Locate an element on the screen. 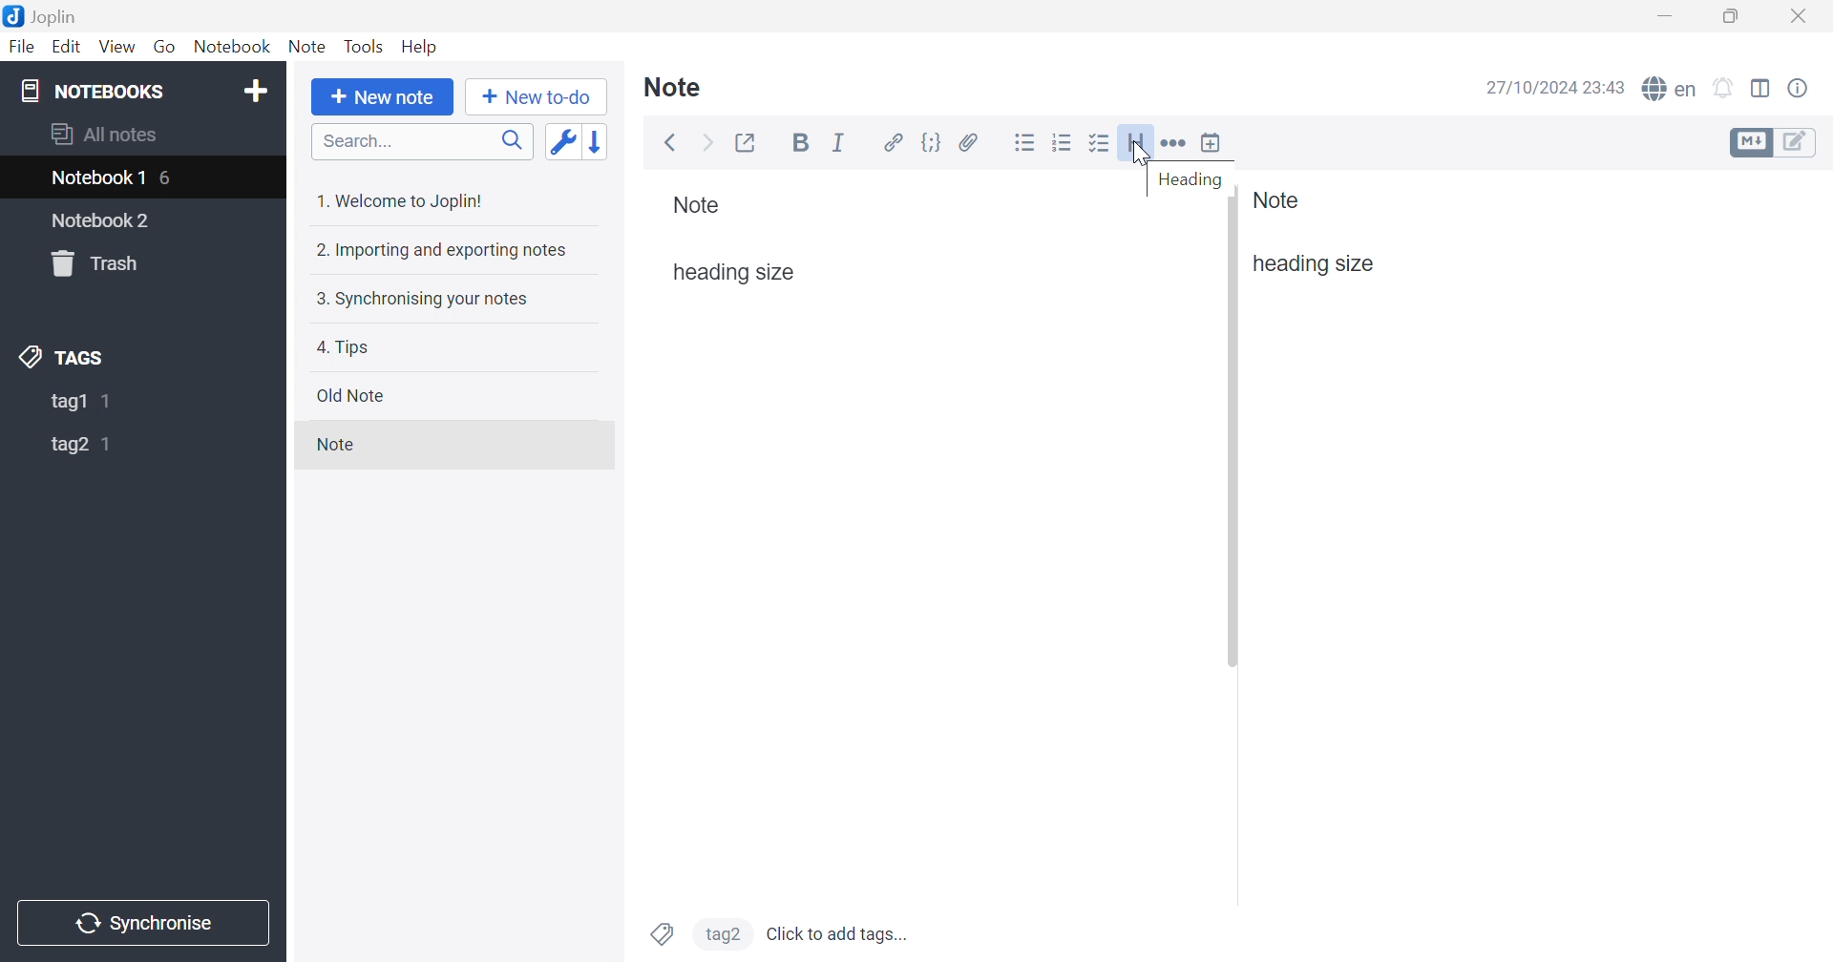  Code is located at coordinates (933, 143).